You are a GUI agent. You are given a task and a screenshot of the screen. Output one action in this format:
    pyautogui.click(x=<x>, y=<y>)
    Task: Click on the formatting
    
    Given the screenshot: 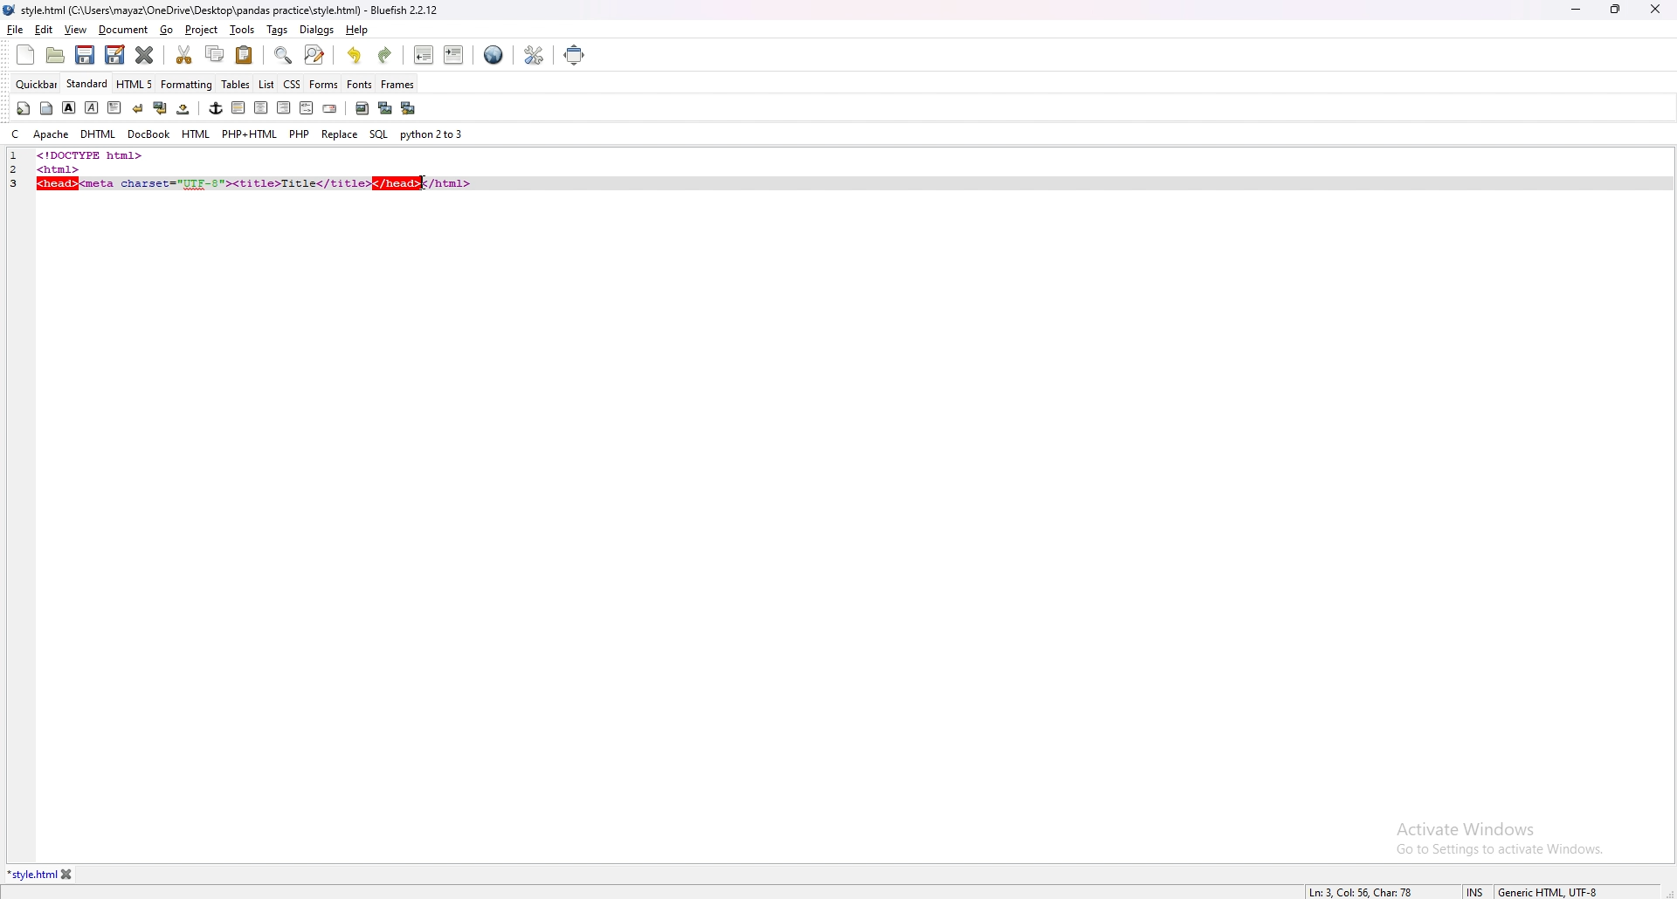 What is the action you would take?
    pyautogui.click(x=188, y=84)
    